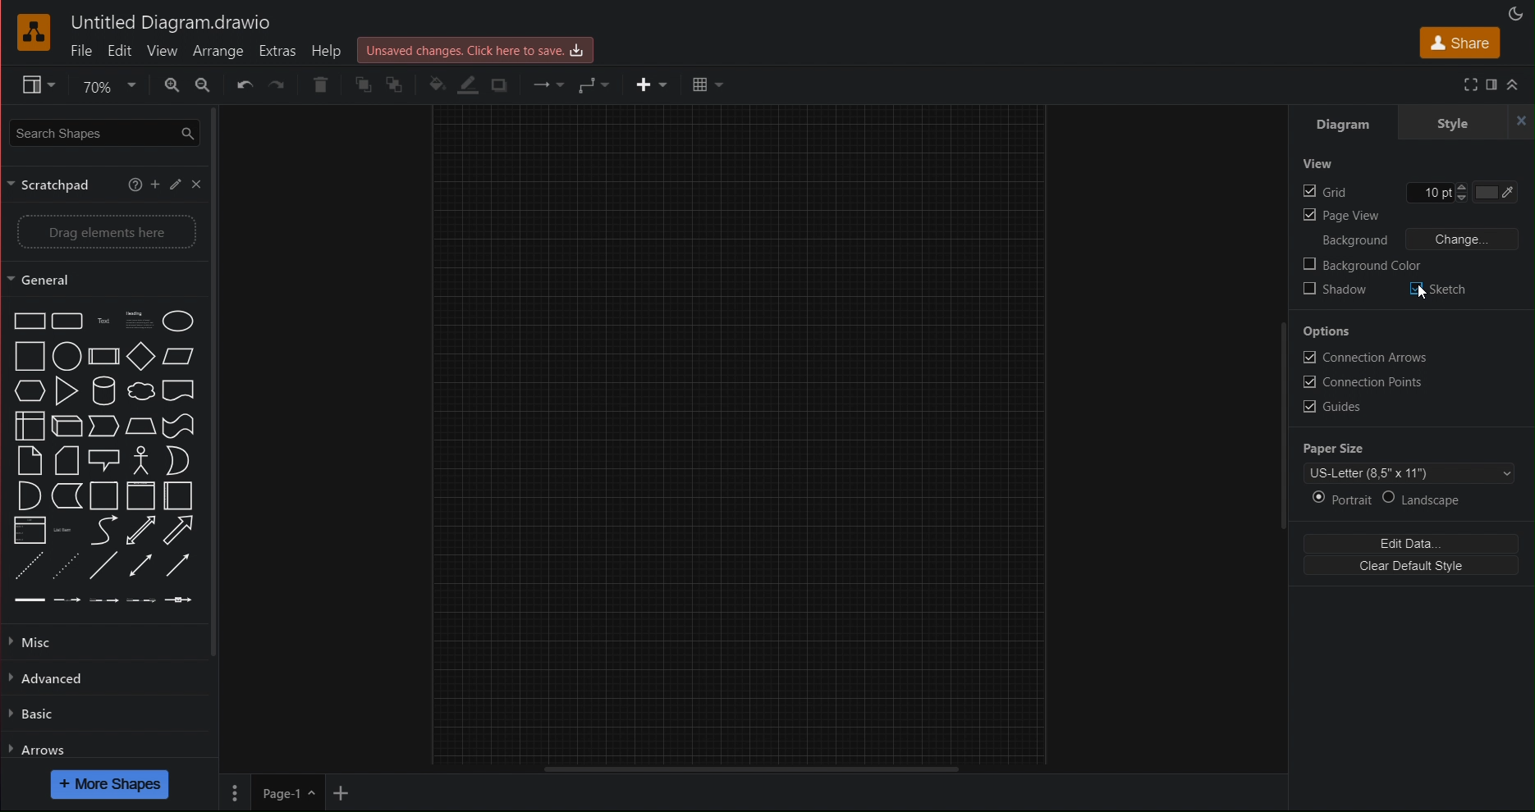 Image resolution: width=1535 pixels, height=812 pixels. What do you see at coordinates (198, 186) in the screenshot?
I see `close` at bounding box center [198, 186].